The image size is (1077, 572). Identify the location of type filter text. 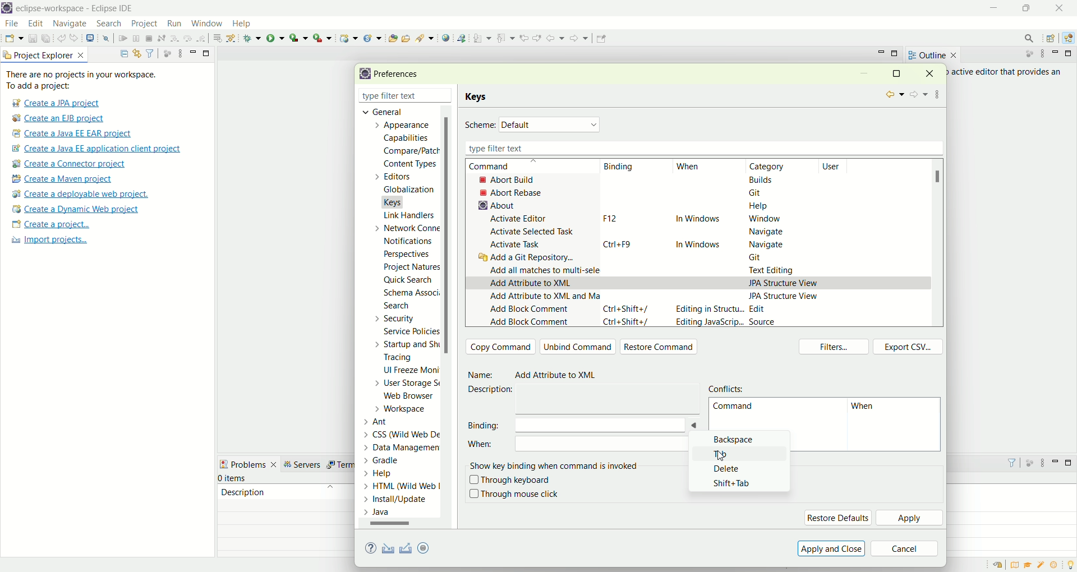
(392, 97).